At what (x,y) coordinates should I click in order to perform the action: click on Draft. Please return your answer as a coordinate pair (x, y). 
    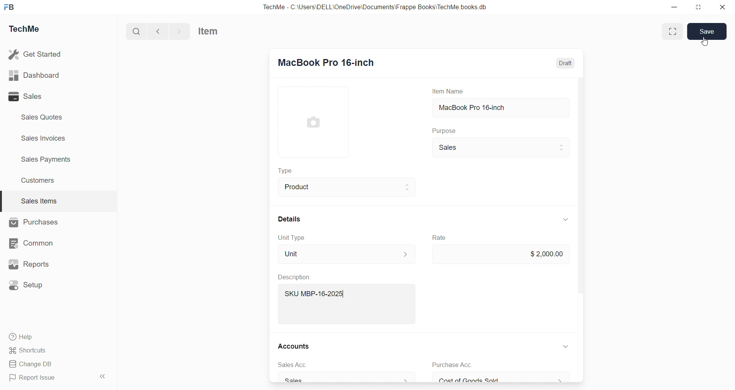
    Looking at the image, I should click on (566, 63).